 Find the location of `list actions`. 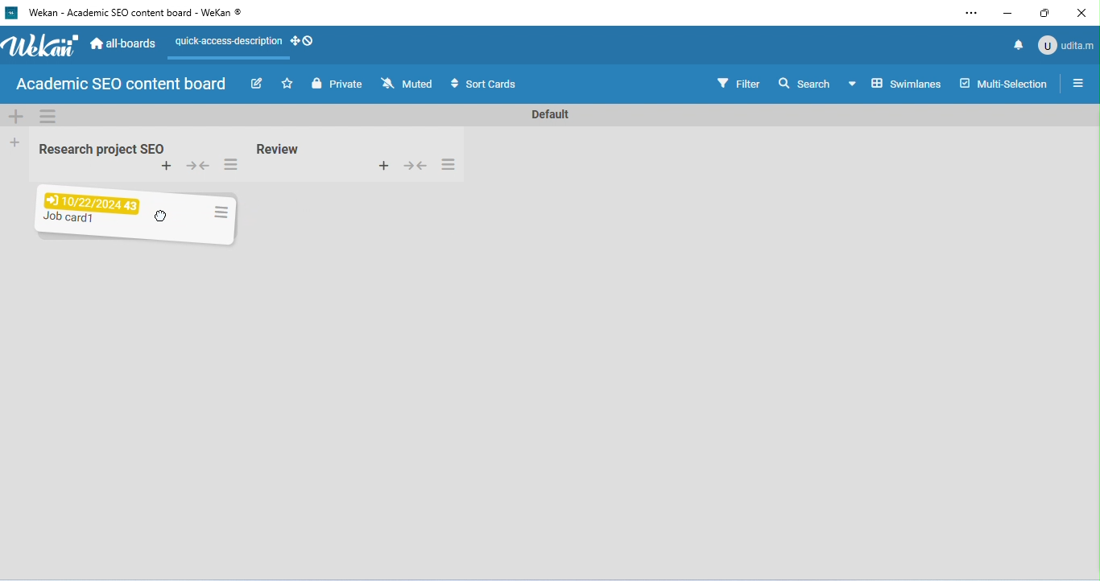

list actions is located at coordinates (449, 164).